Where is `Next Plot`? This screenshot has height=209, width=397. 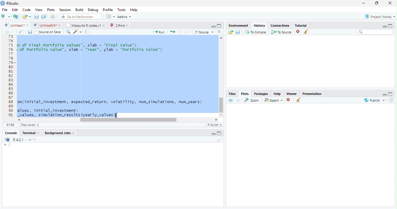
Next Plot is located at coordinates (238, 100).